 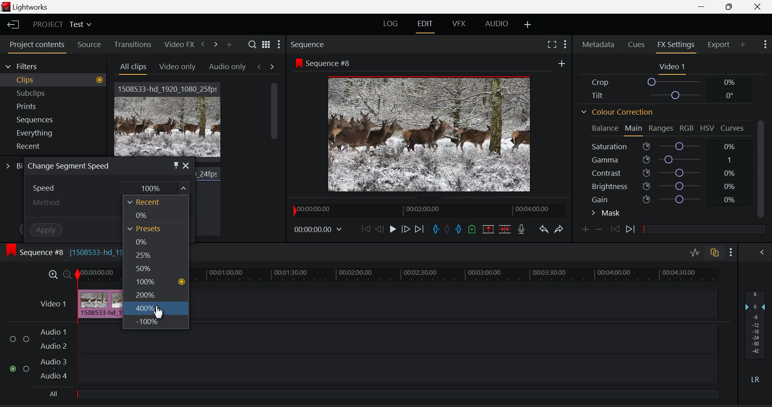 What do you see at coordinates (435, 229) in the screenshot?
I see `Cut In` at bounding box center [435, 229].